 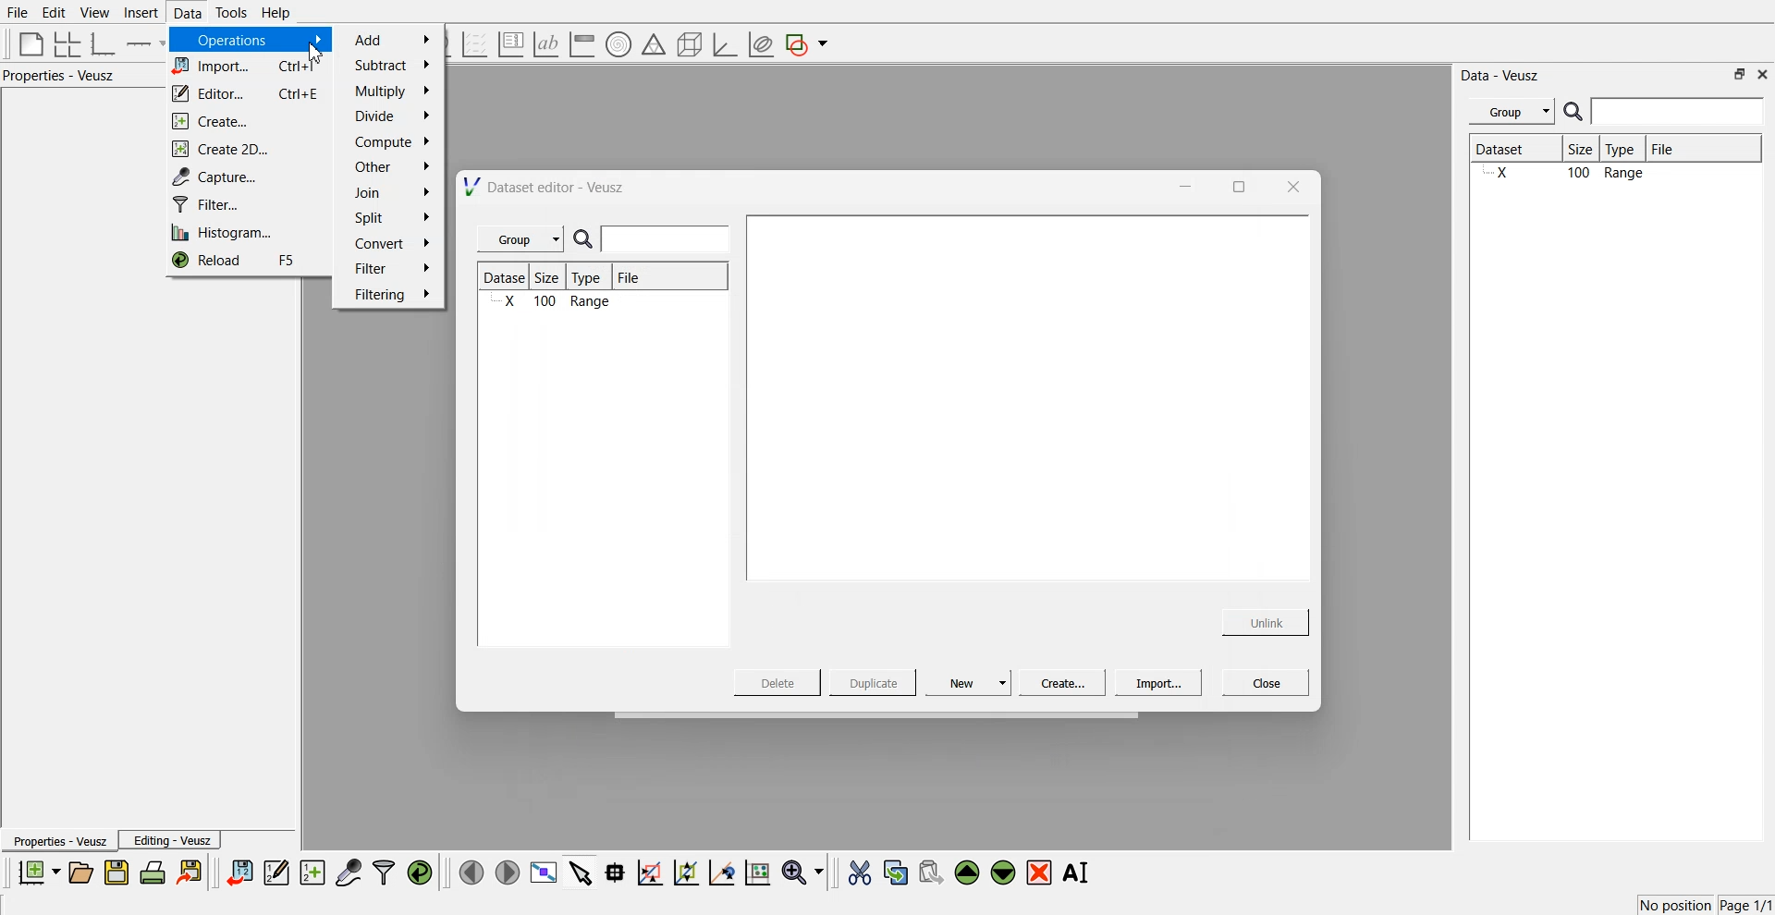 I want to click on Dataset, so click(x=1514, y=151).